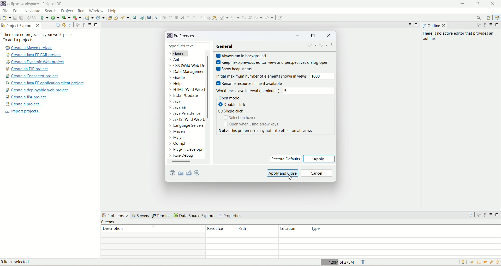  I want to click on There are no projects in your workspace. To add a project:, so click(38, 37).